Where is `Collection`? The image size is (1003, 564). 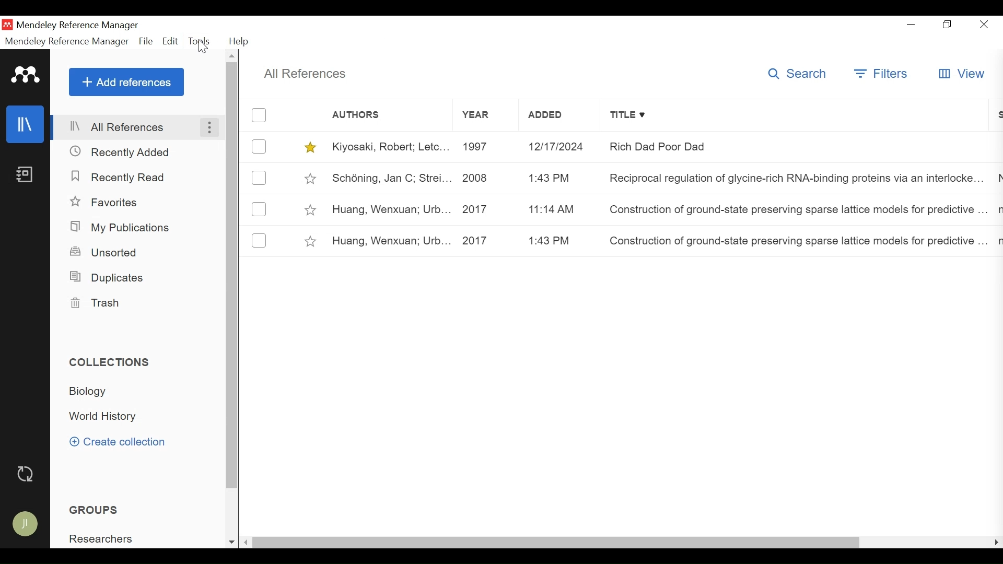 Collection is located at coordinates (91, 391).